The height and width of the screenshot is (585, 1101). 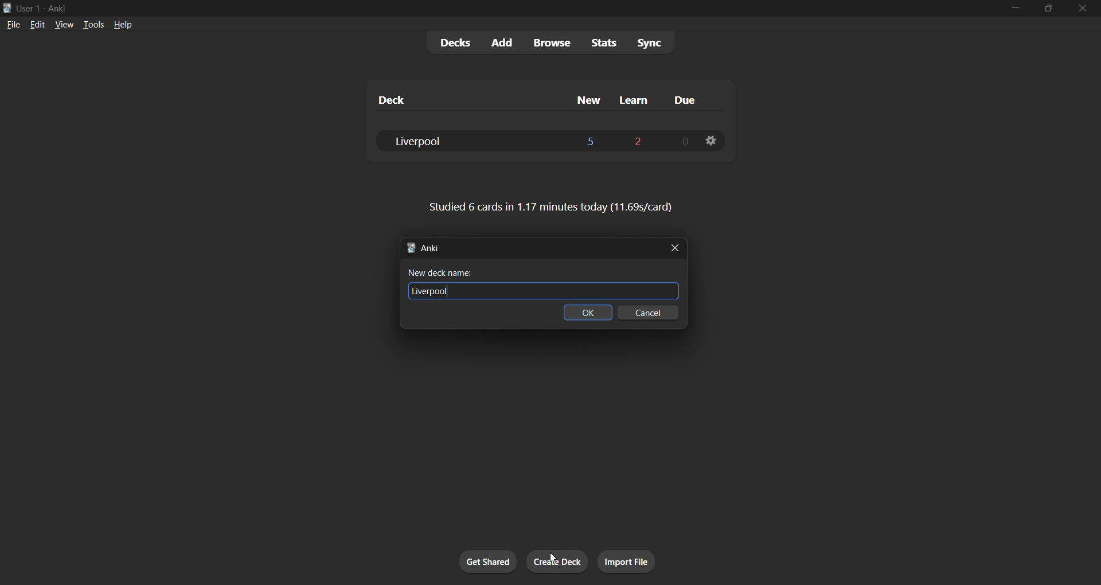 What do you see at coordinates (689, 103) in the screenshot?
I see `due cards column` at bounding box center [689, 103].